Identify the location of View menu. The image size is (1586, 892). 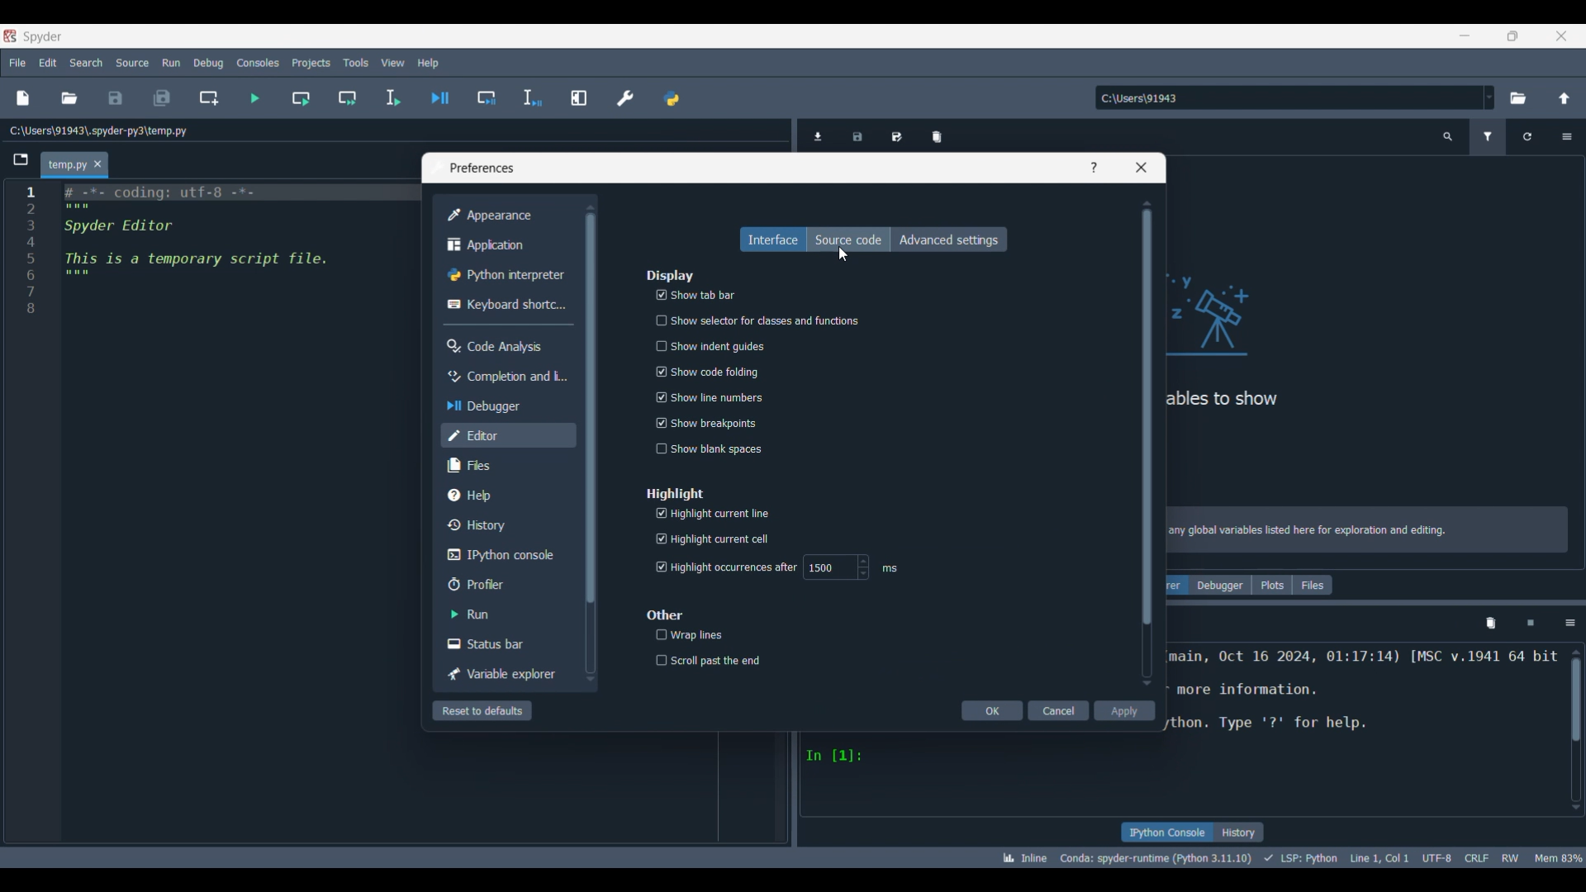
(394, 63).